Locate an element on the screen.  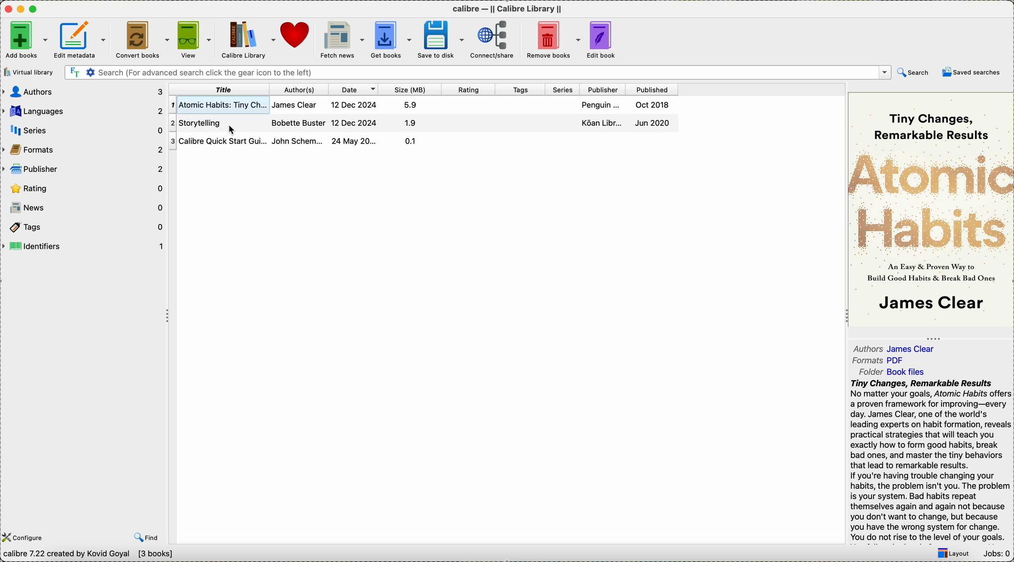
rating is located at coordinates (84, 188).